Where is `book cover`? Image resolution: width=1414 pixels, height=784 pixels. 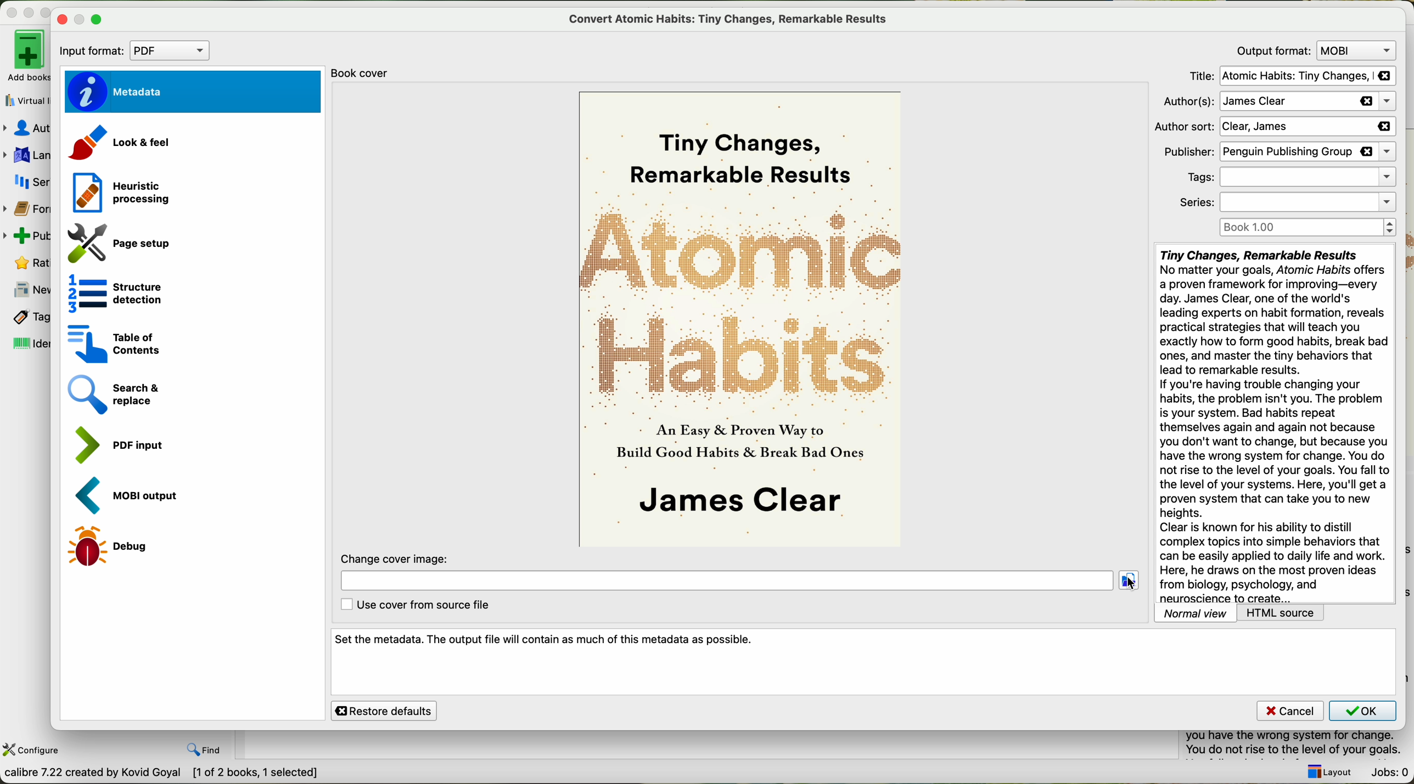
book cover is located at coordinates (740, 319).